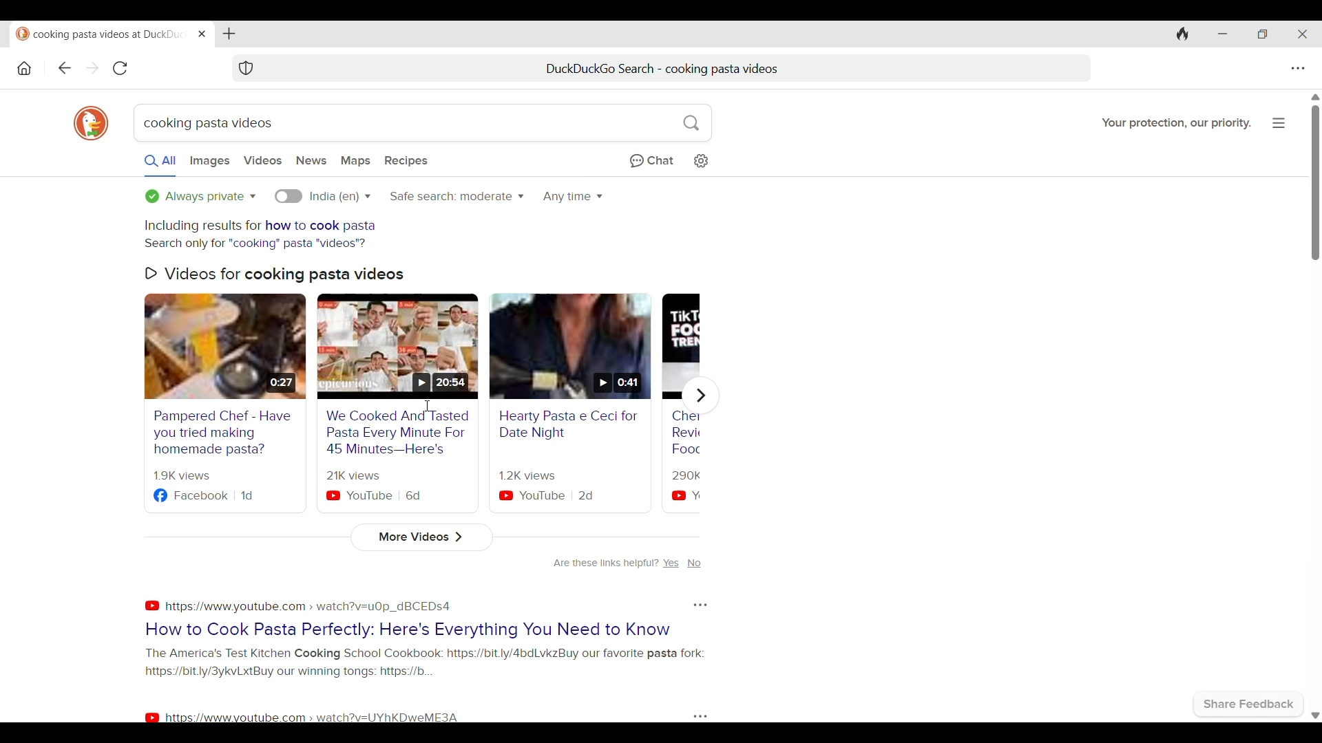 Image resolution: width=1322 pixels, height=743 pixels. I want to click on Duck duck go search - cooking pasta videos, so click(662, 68).